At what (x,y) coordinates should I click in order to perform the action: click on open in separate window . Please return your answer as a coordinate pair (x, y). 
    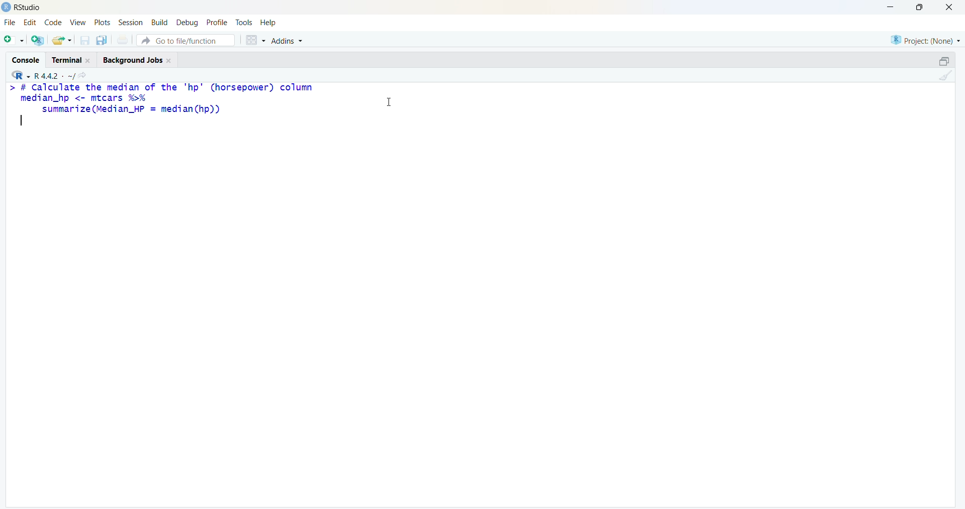
    Looking at the image, I should click on (945, 61).